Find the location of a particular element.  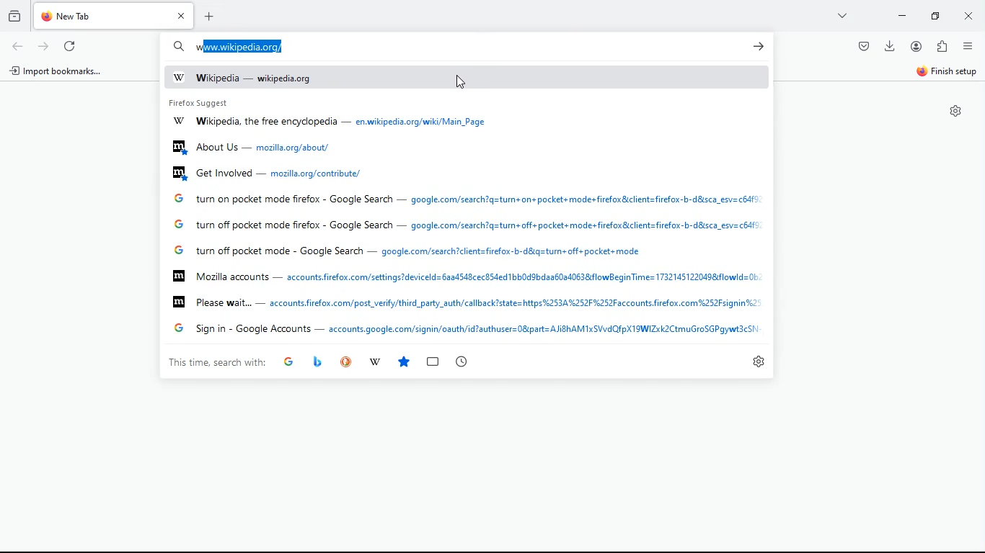

forward is located at coordinates (45, 45).